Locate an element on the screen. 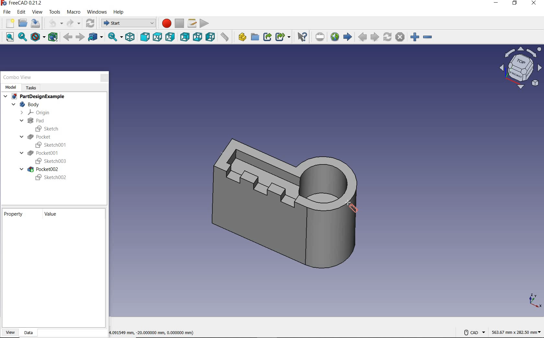 This screenshot has height=338, width=544. stop macro recording is located at coordinates (179, 24).